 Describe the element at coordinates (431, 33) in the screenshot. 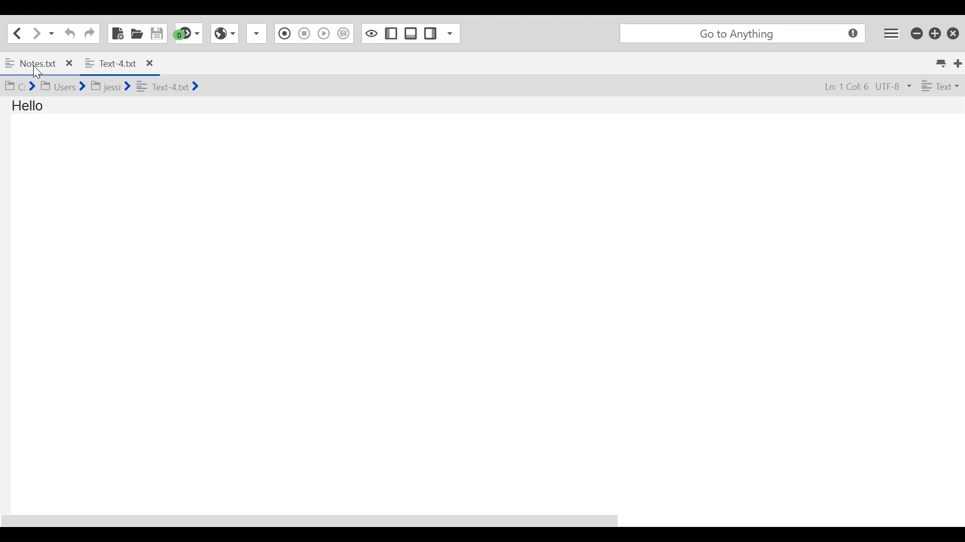

I see `Show/Hide Right Pane ` at that location.